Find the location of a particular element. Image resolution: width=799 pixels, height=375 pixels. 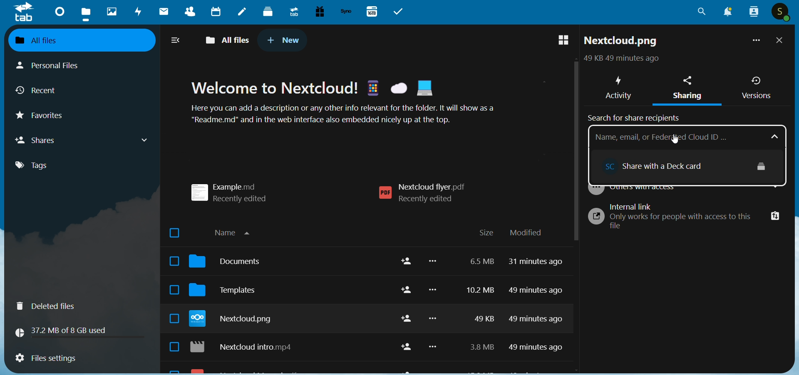

share is located at coordinates (404, 306).